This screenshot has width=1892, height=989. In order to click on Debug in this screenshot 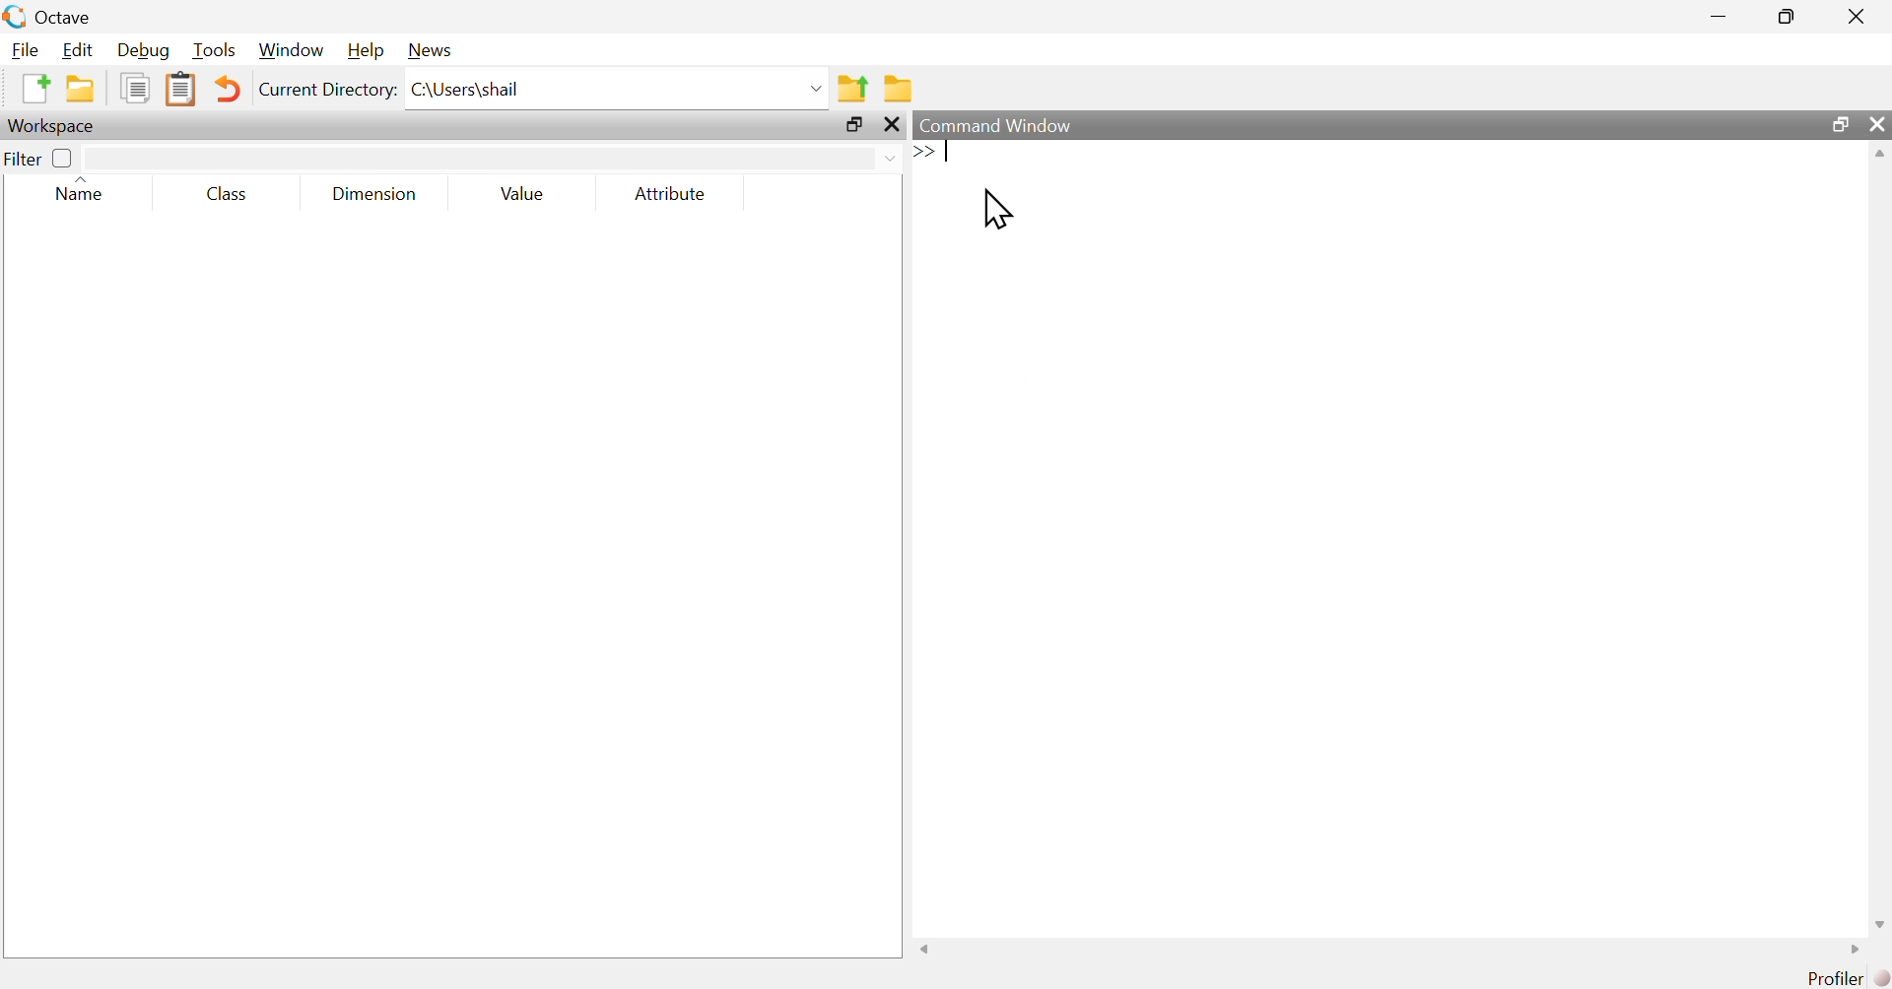, I will do `click(142, 50)`.